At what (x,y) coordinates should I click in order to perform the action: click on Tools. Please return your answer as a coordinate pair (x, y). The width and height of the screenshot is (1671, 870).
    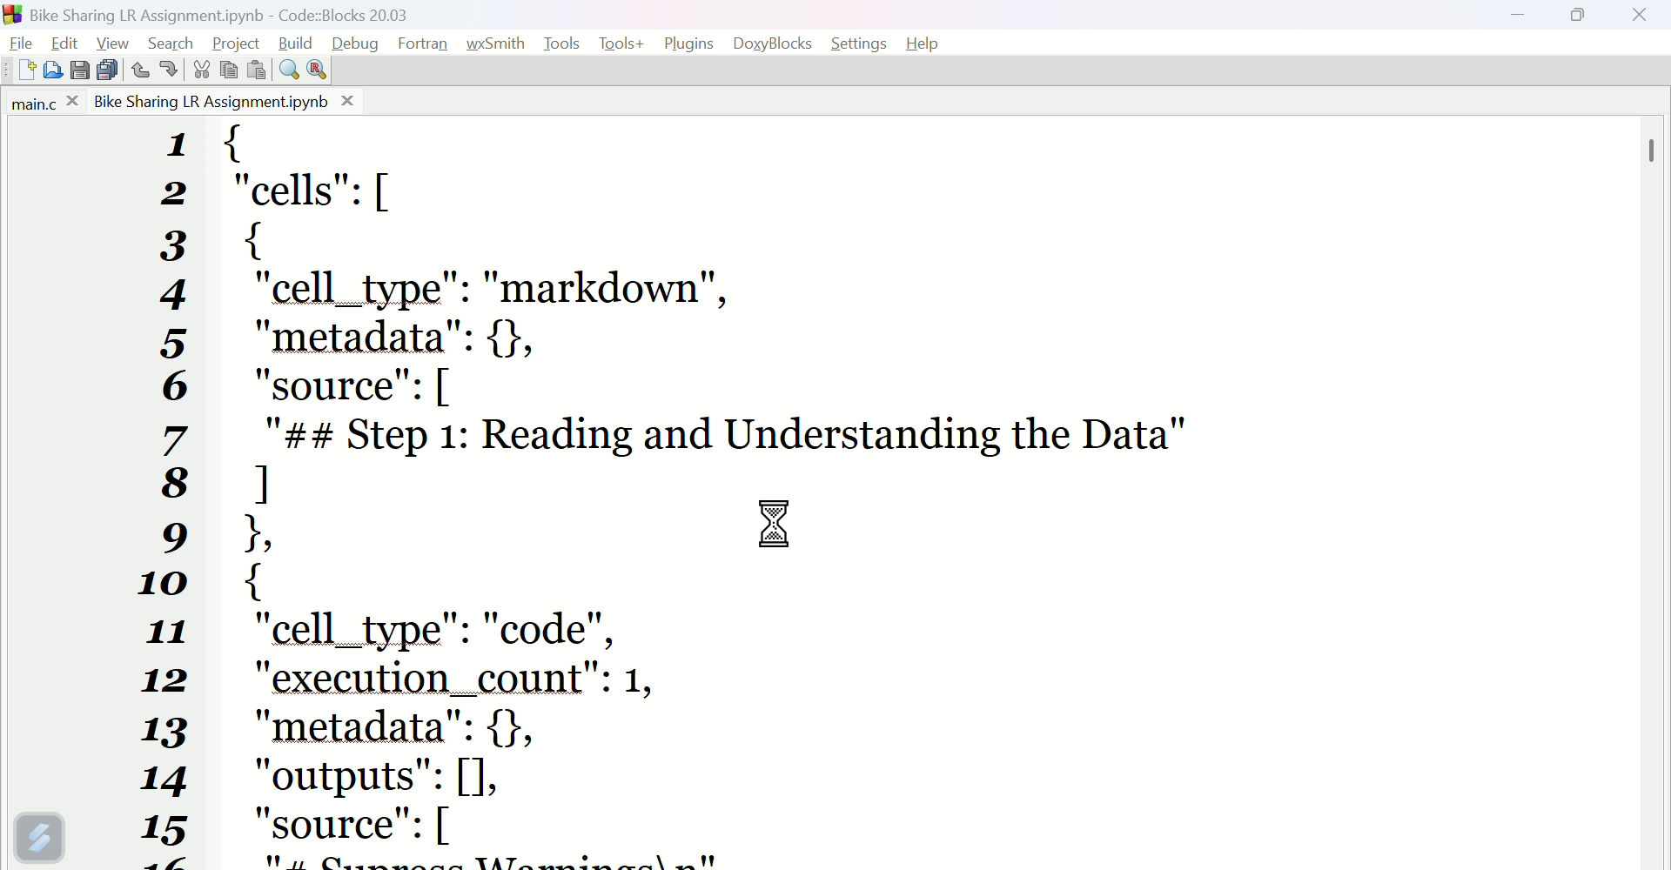
    Looking at the image, I should click on (621, 43).